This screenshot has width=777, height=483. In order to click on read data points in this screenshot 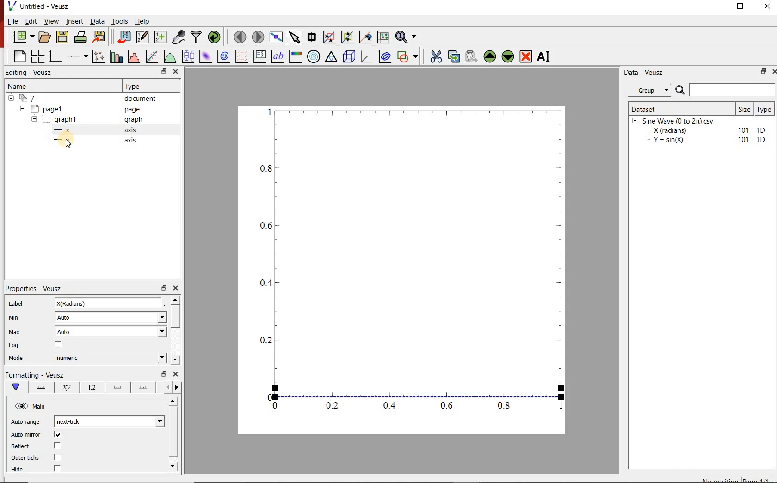, I will do `click(312, 36)`.